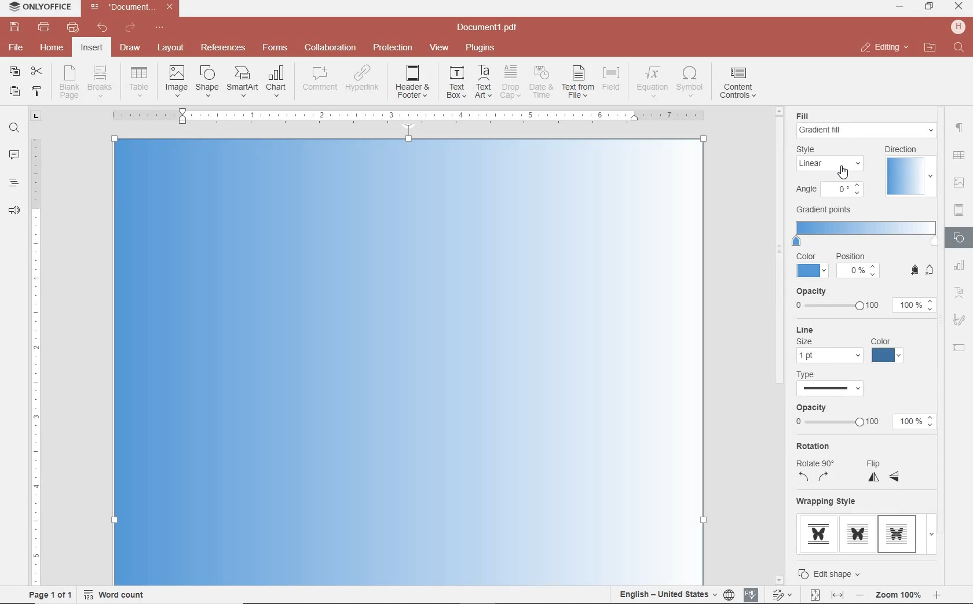 Image resolution: width=973 pixels, height=604 pixels. I want to click on find, so click(960, 48).